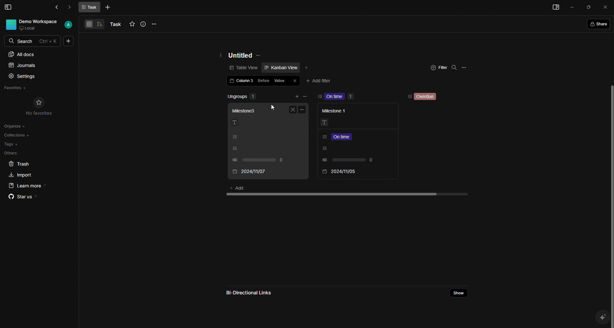  Describe the element at coordinates (345, 148) in the screenshot. I see `Listing` at that location.